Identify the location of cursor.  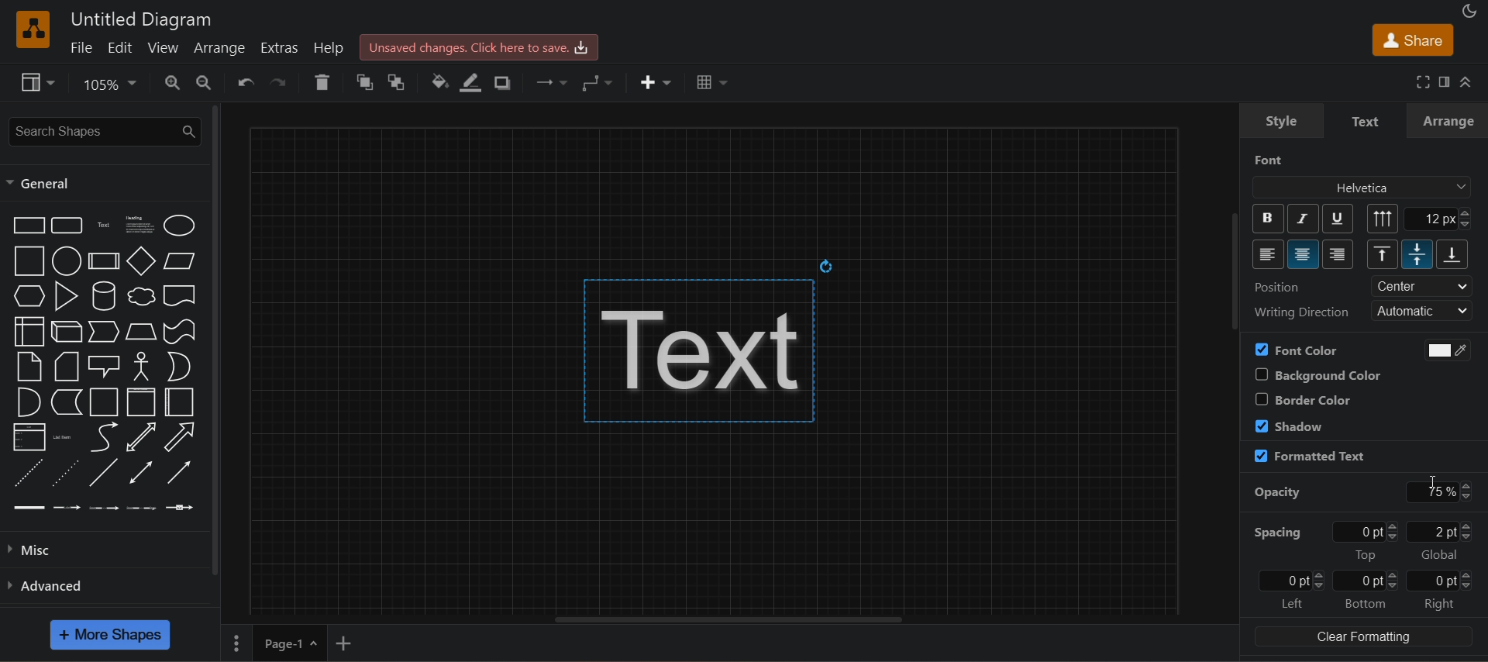
(1434, 485).